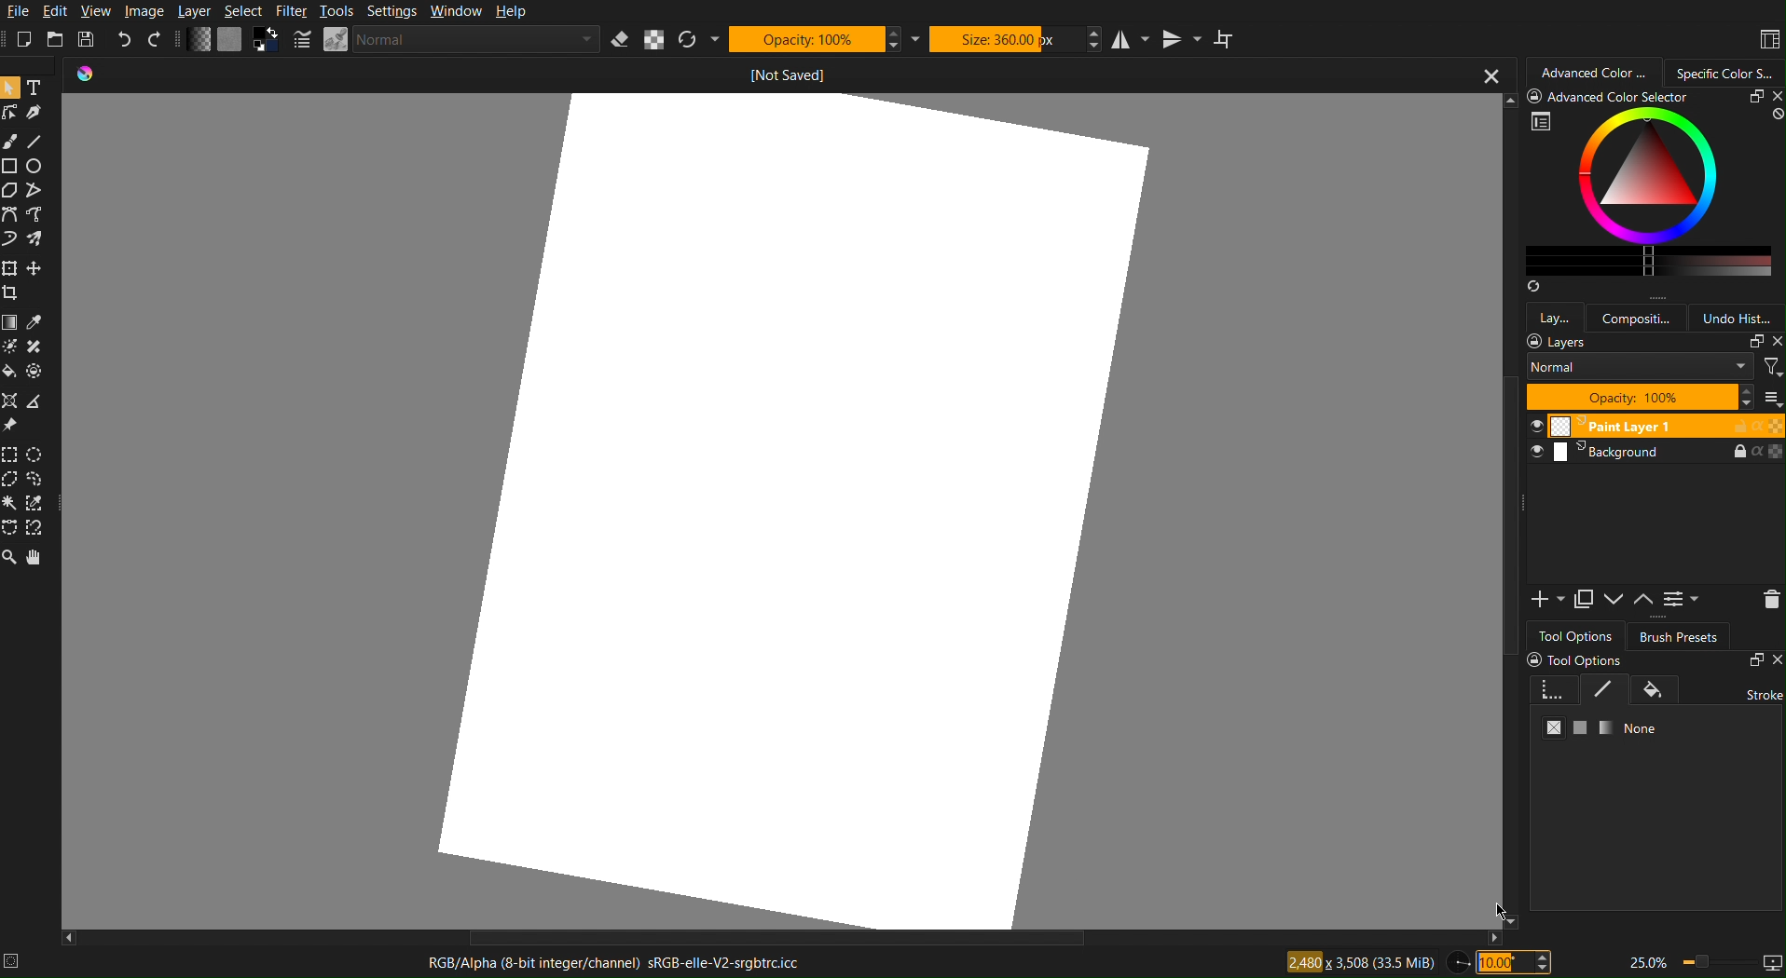 This screenshot has height=978, width=1786. I want to click on Layer 2, so click(1655, 452).